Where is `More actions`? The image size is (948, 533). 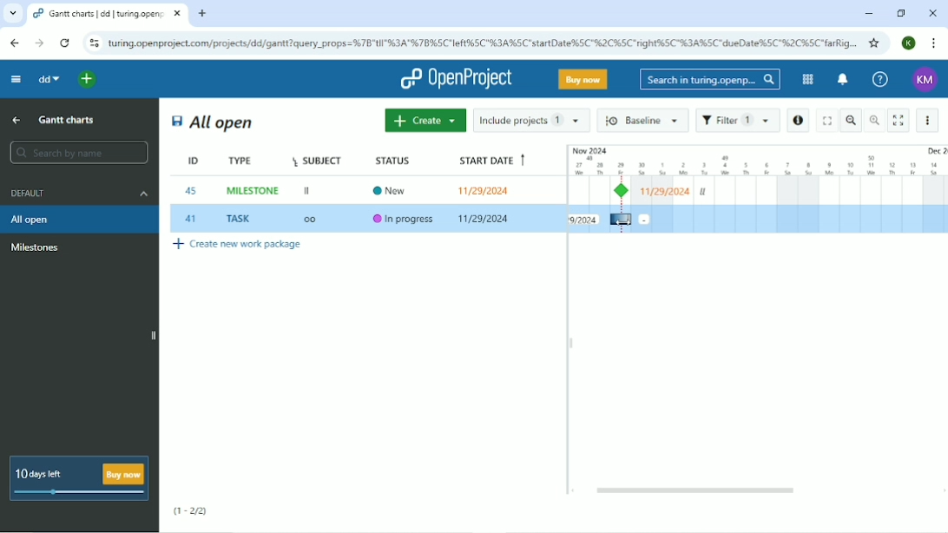 More actions is located at coordinates (929, 120).